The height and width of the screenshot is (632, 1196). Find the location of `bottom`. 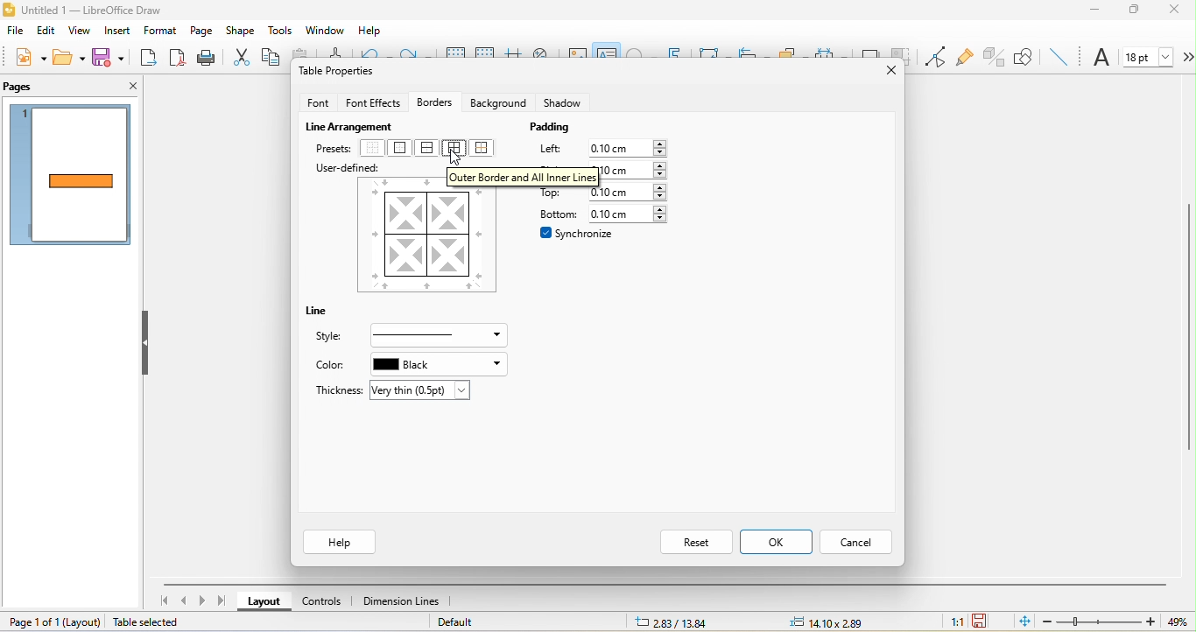

bottom is located at coordinates (552, 213).